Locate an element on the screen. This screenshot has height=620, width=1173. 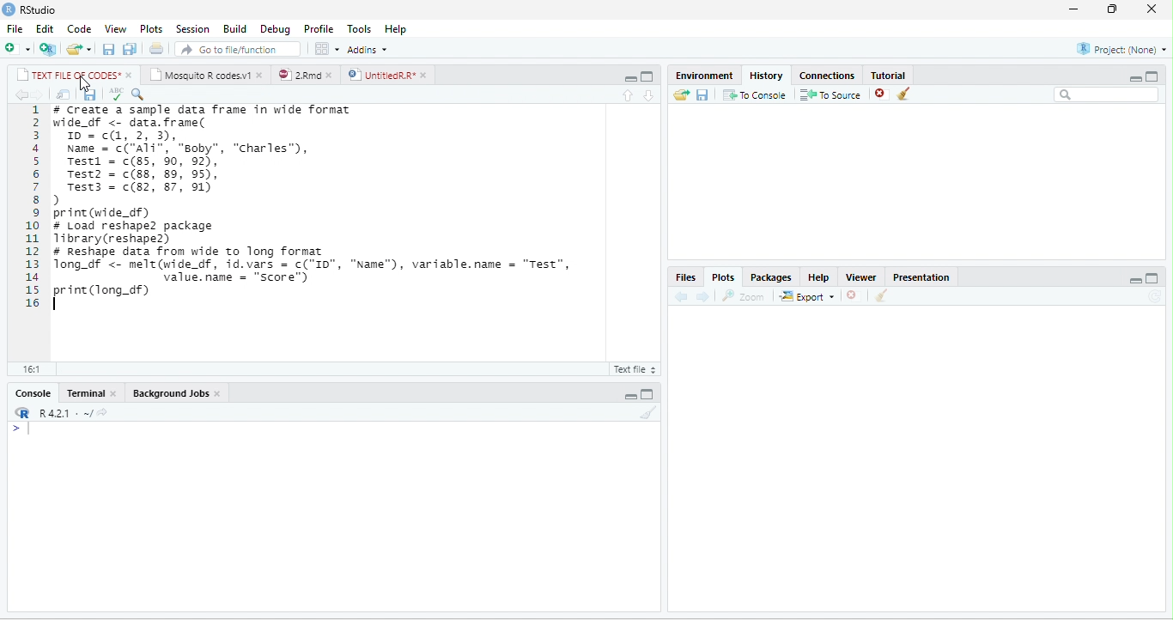
clear is located at coordinates (904, 94).